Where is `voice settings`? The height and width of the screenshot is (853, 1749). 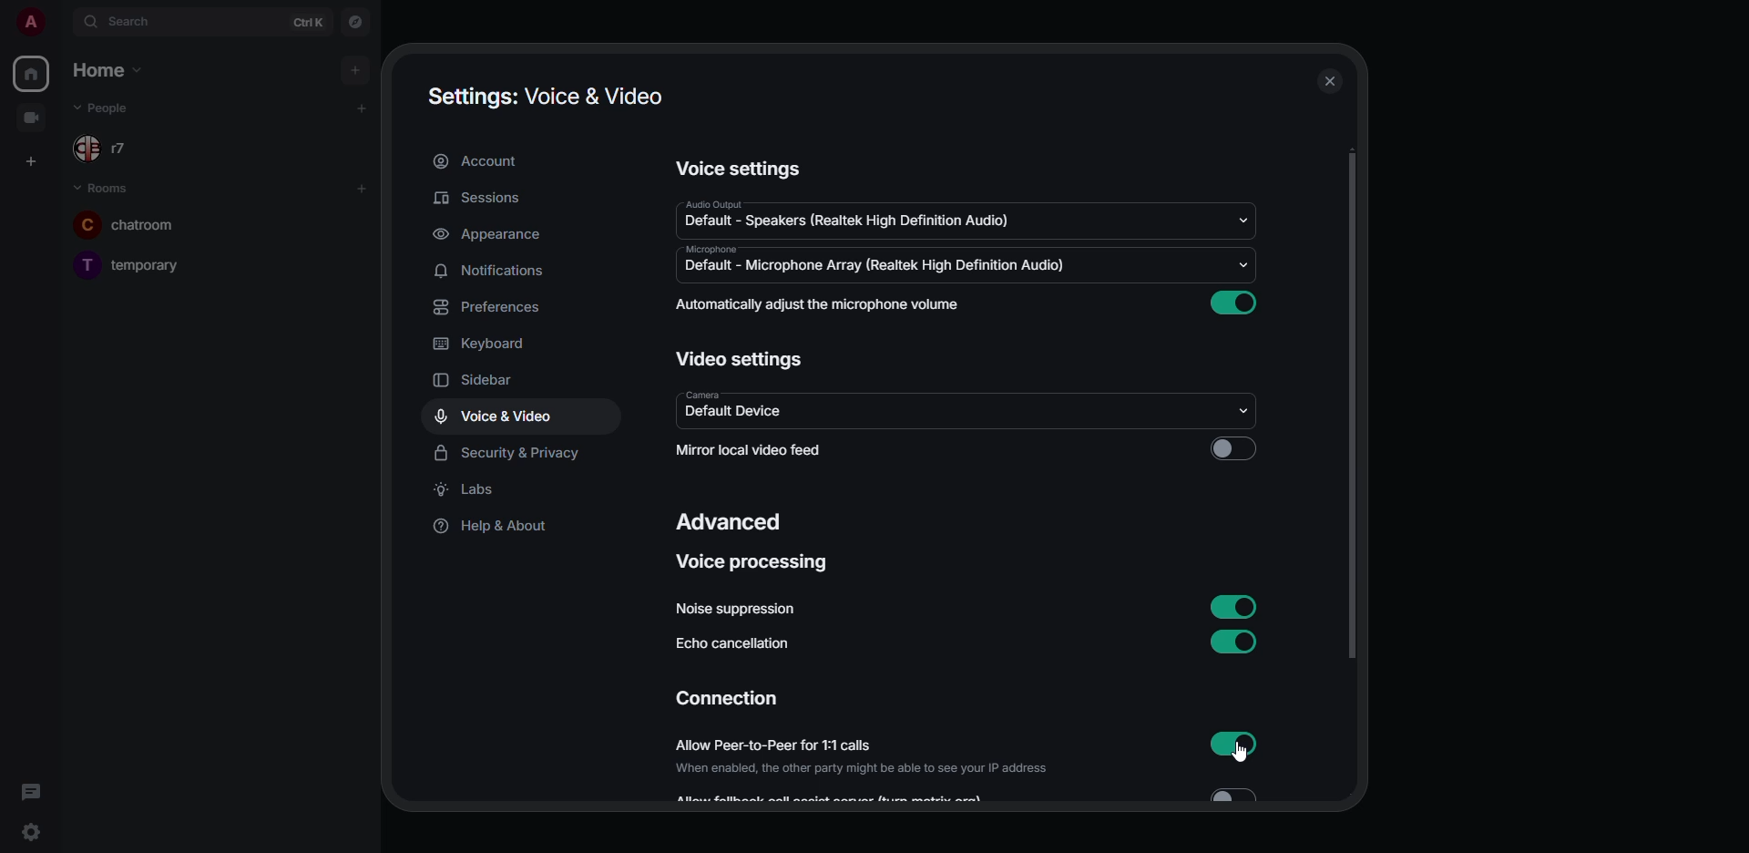
voice settings is located at coordinates (738, 169).